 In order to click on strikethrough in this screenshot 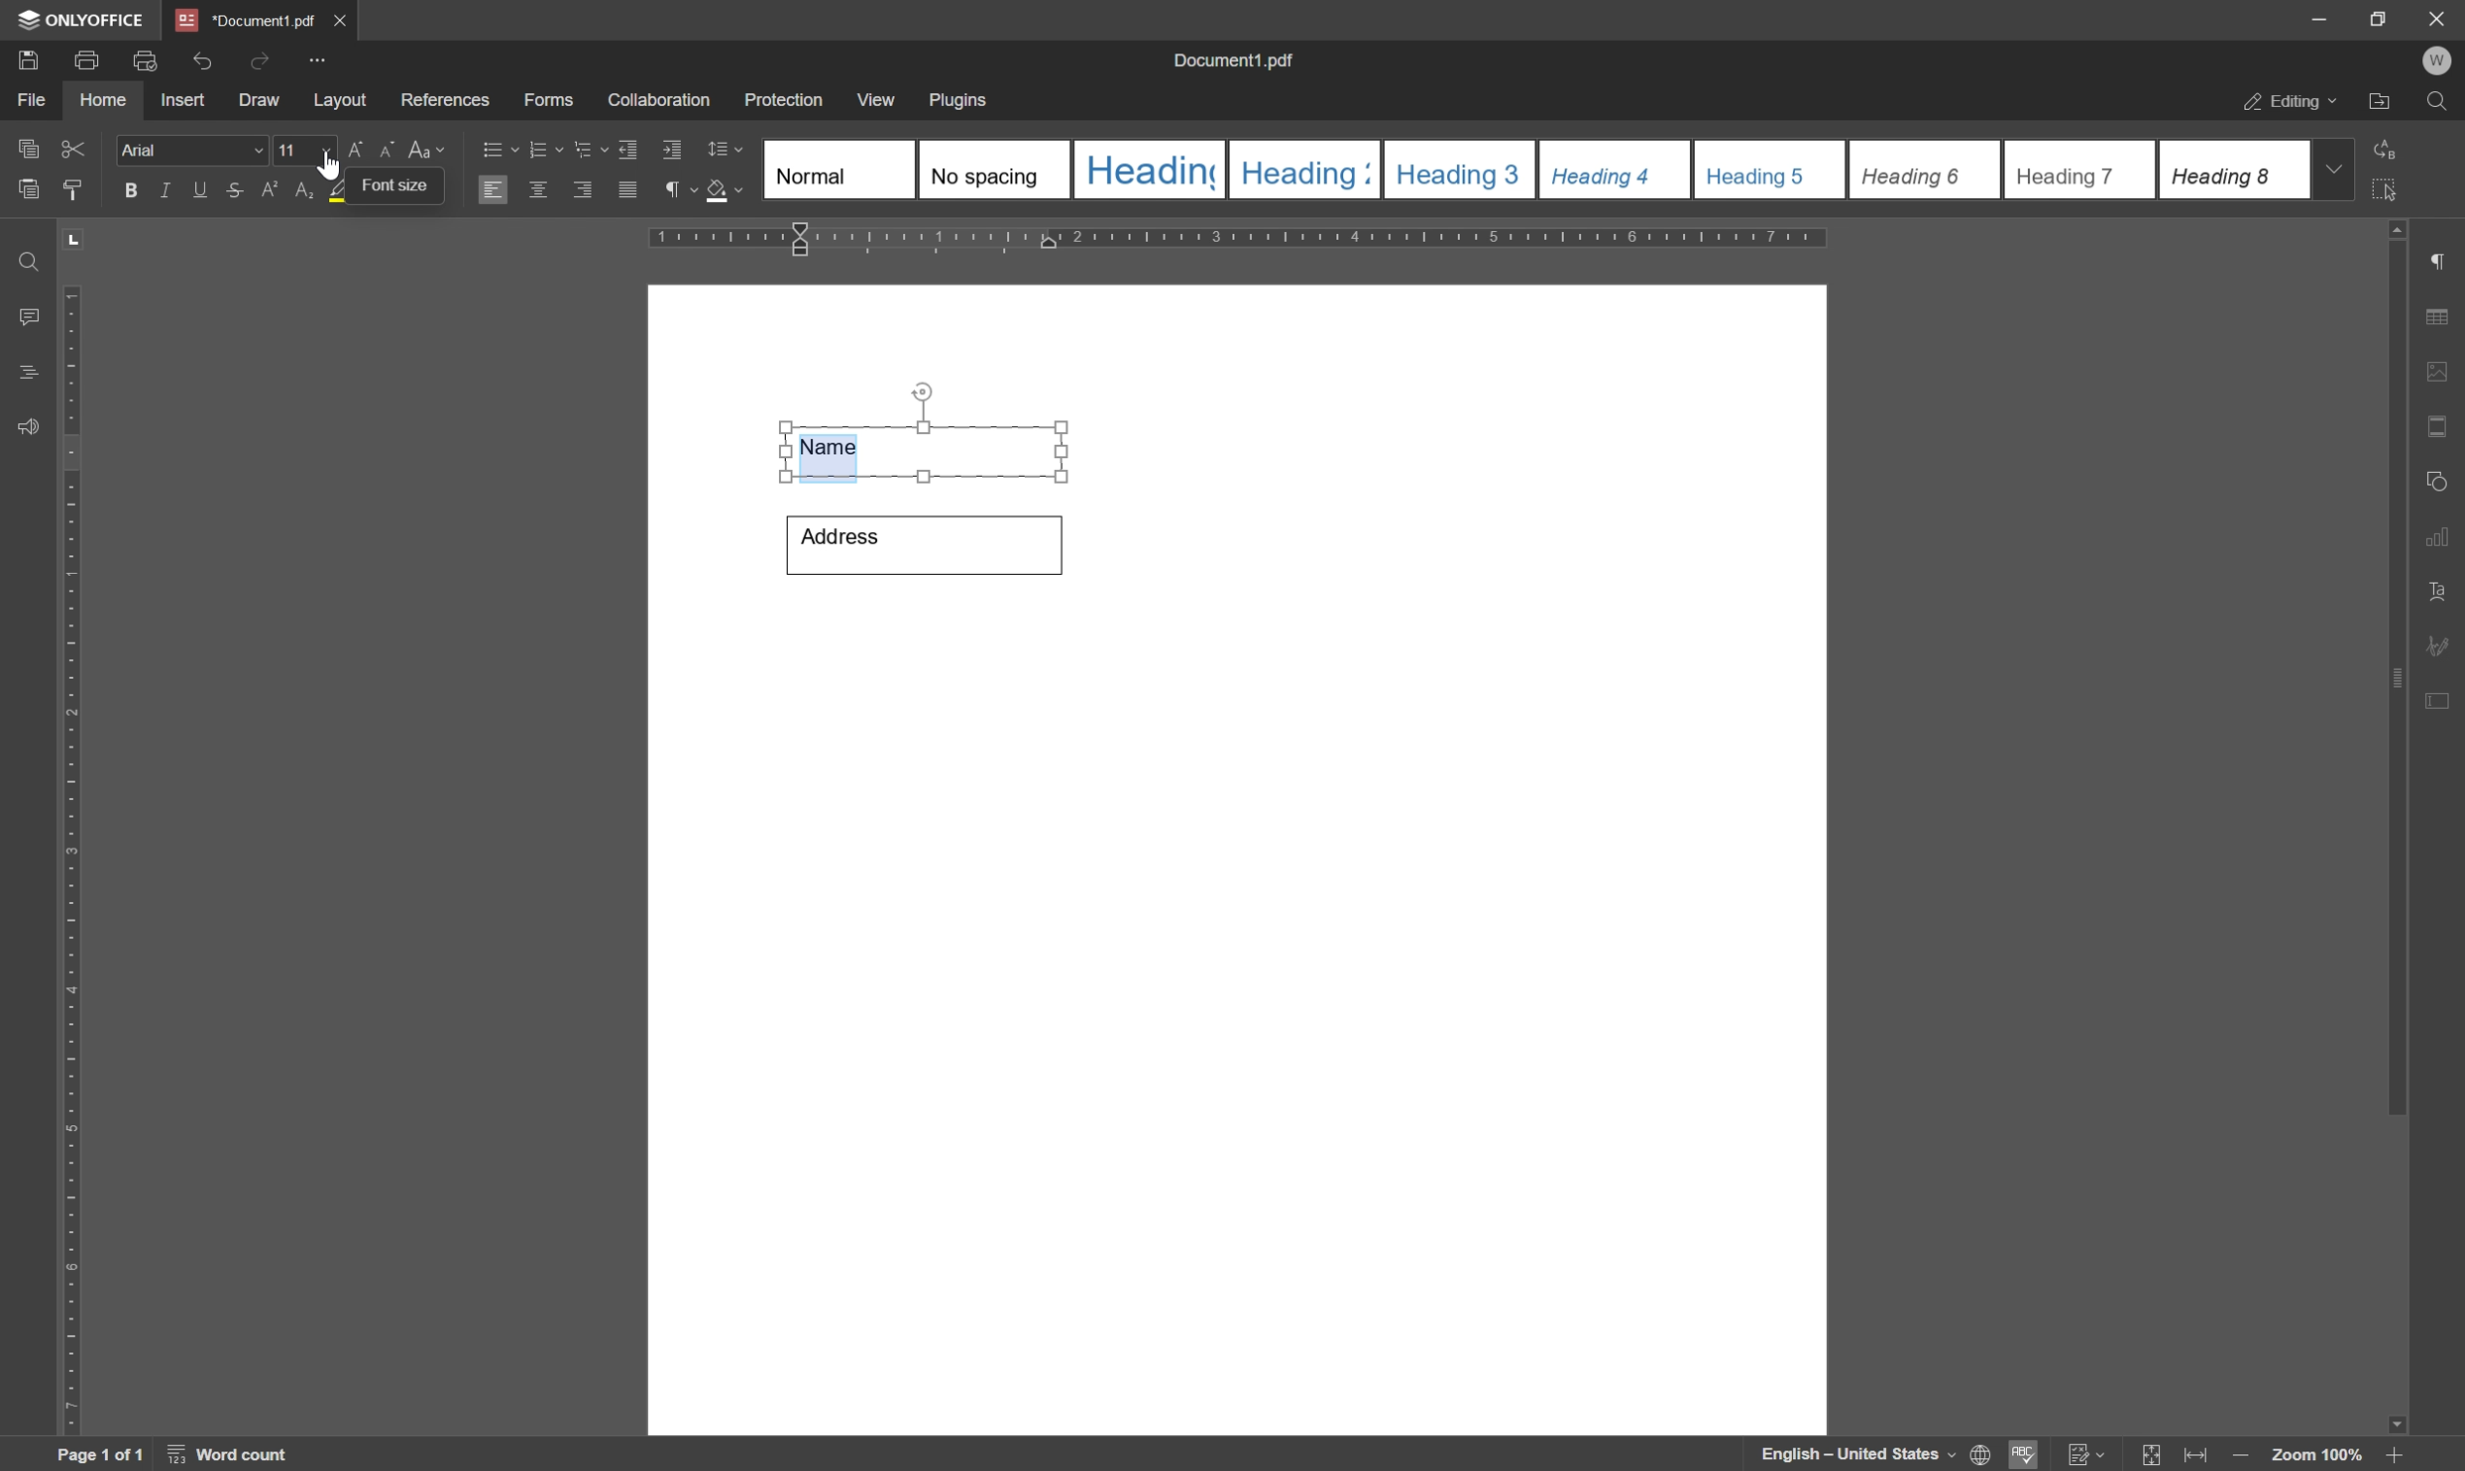, I will do `click(233, 193)`.